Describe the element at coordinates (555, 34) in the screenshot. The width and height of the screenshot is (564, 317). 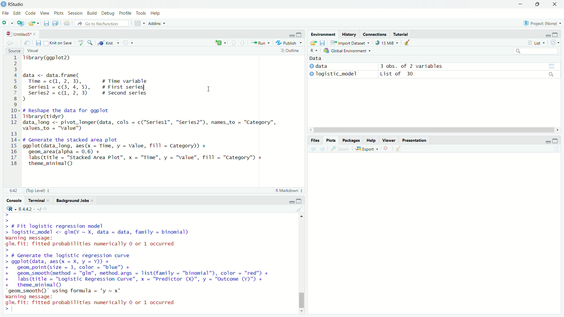
I see `maximise` at that location.